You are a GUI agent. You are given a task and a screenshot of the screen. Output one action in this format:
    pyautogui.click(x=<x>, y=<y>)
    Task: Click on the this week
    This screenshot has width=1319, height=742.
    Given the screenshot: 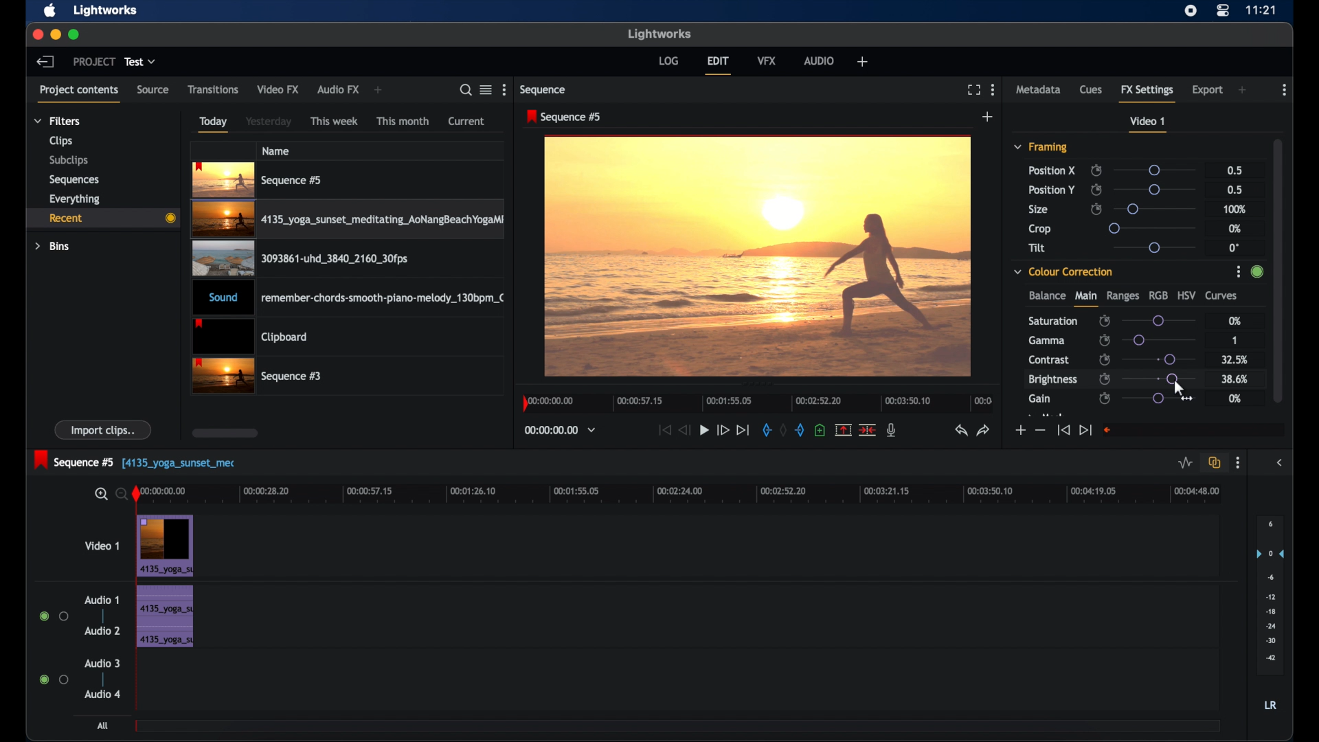 What is the action you would take?
    pyautogui.click(x=335, y=122)
    